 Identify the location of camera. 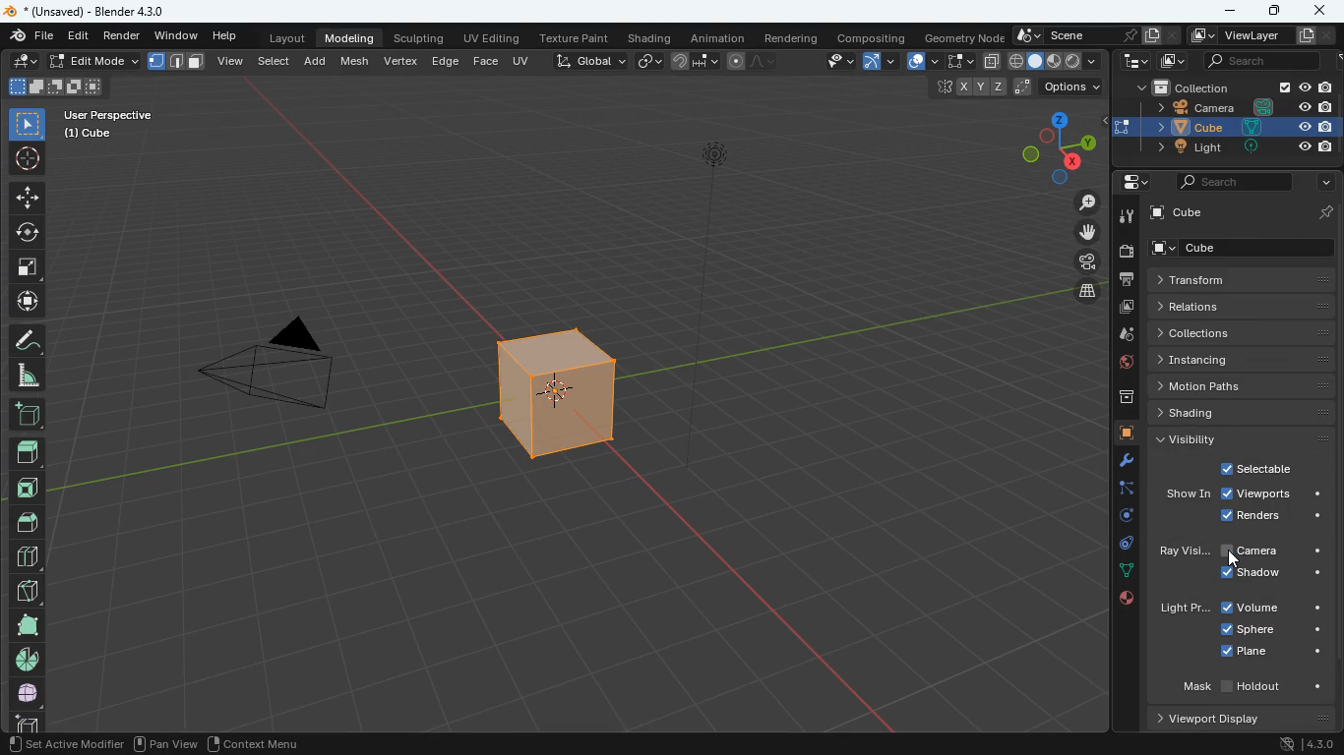
(275, 368).